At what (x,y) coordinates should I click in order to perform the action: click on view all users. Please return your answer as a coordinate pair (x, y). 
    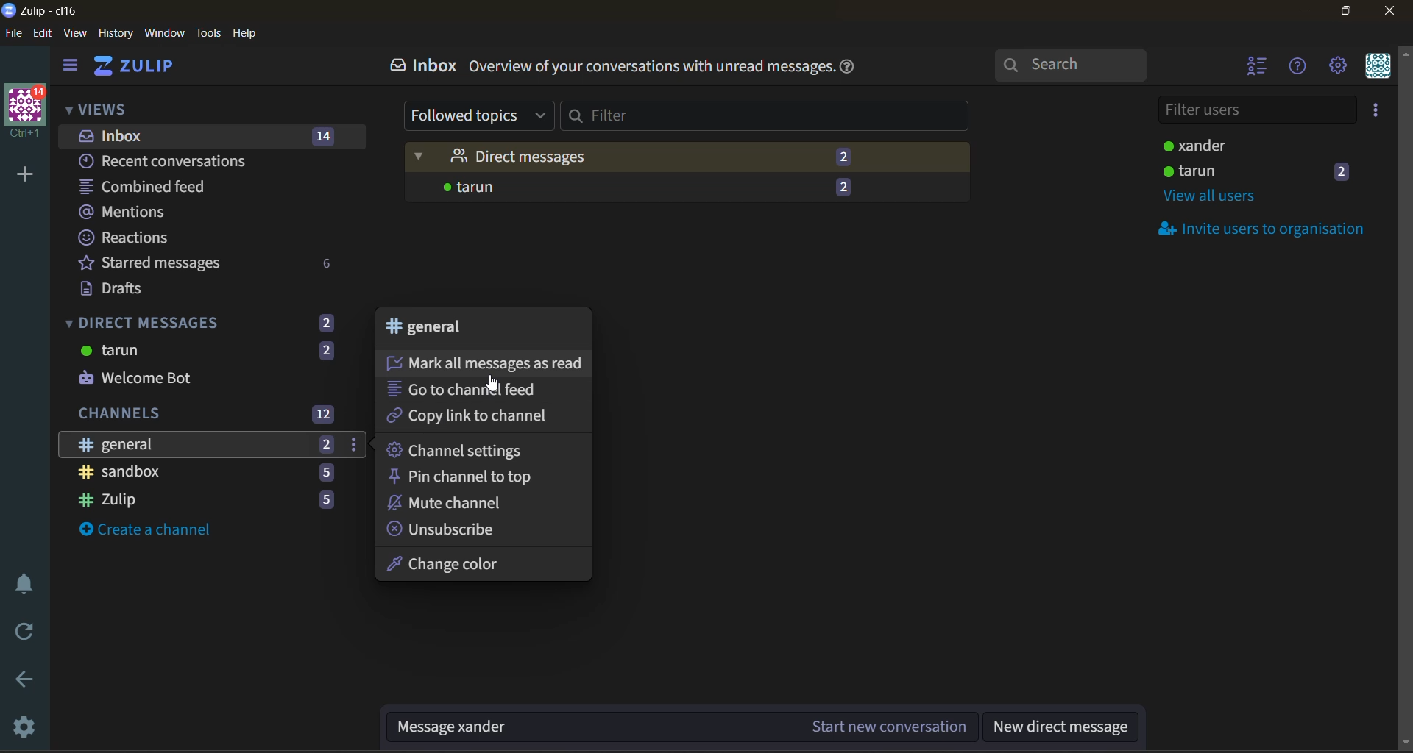
    Looking at the image, I should click on (1215, 198).